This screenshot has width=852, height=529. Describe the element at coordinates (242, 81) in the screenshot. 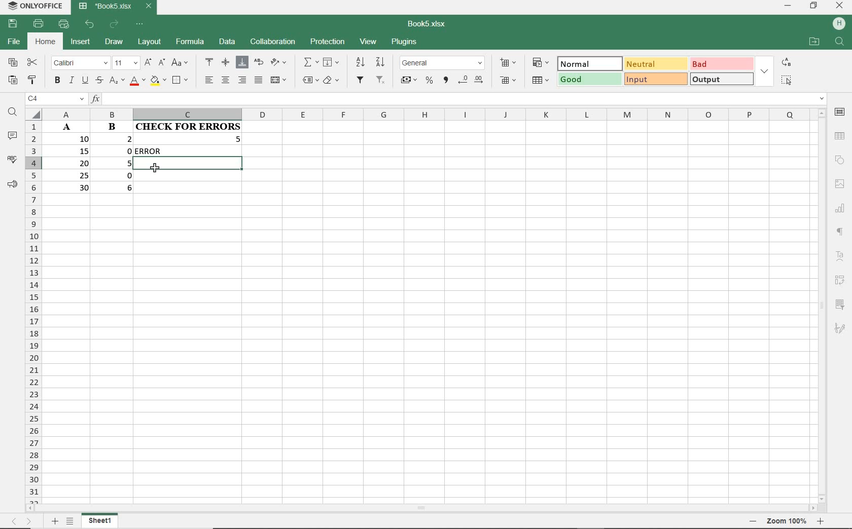

I see `ALIGN RIGHT` at that location.